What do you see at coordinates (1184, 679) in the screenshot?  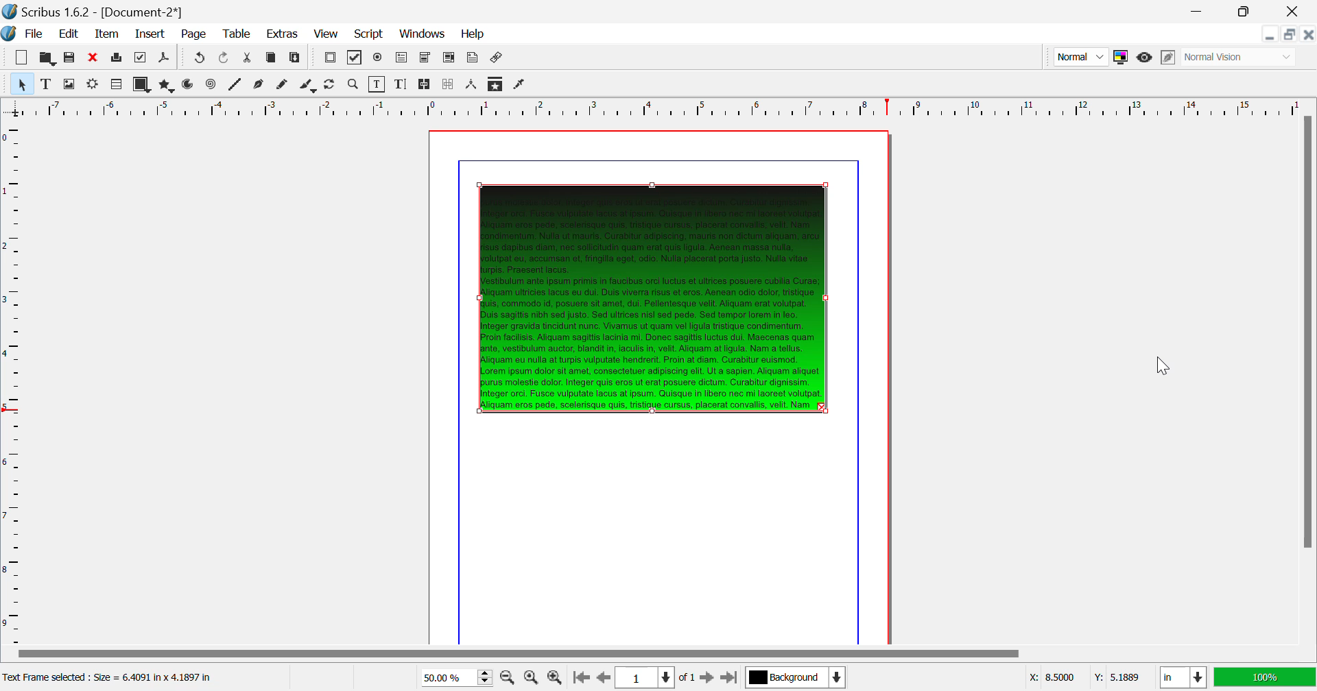 I see `Measurement Units` at bounding box center [1184, 679].